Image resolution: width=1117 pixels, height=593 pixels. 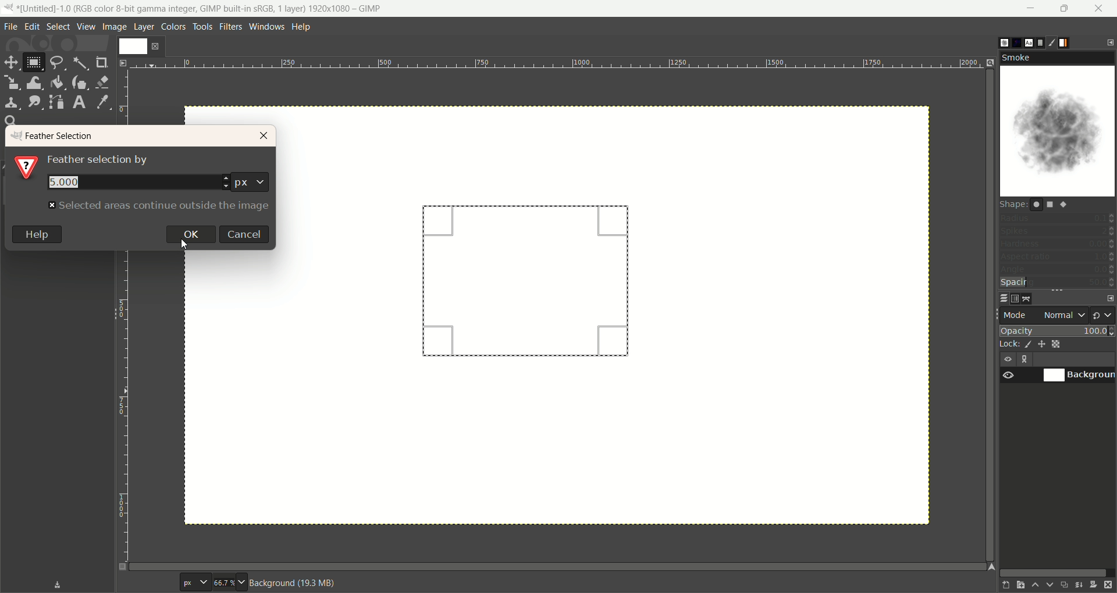 I want to click on pattern, so click(x=1015, y=42).